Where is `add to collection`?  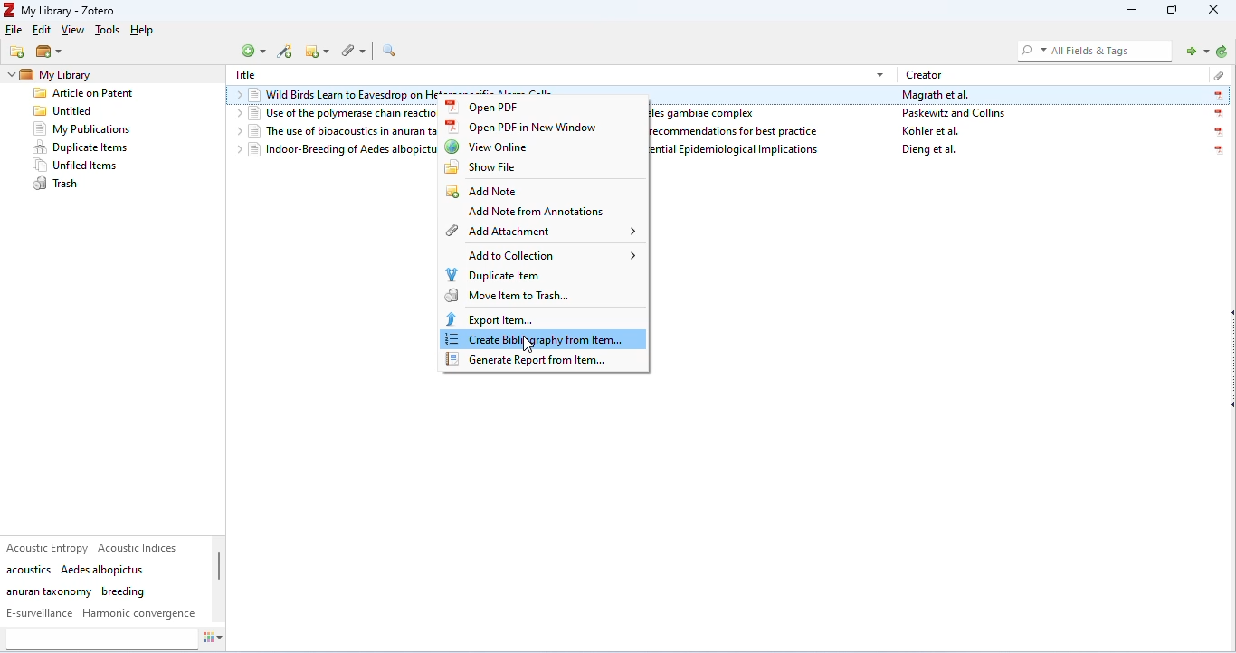
add to collection is located at coordinates (547, 255).